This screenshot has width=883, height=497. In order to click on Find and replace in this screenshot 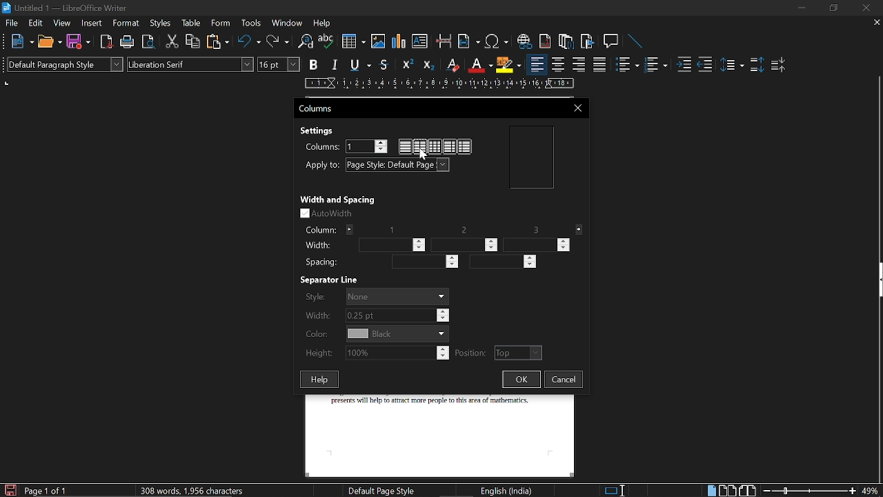, I will do `click(306, 43)`.